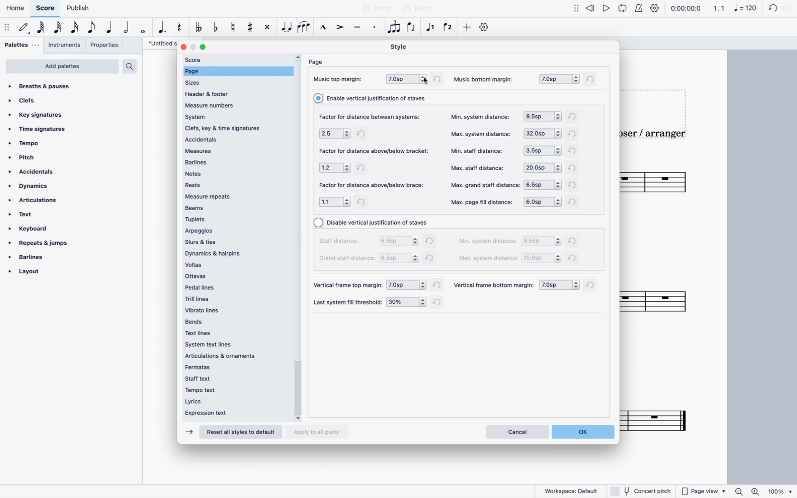  What do you see at coordinates (558, 78) in the screenshot?
I see `bottom margin` at bounding box center [558, 78].